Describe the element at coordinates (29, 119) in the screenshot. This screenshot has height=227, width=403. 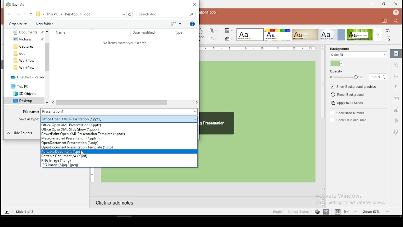
I see `save as type` at that location.